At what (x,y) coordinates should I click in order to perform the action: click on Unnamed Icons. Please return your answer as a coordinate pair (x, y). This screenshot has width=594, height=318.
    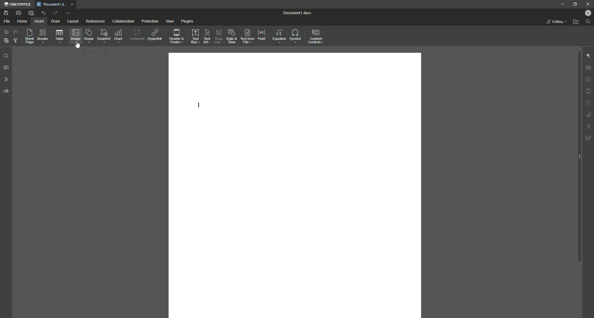
    Looking at the image, I should click on (588, 103).